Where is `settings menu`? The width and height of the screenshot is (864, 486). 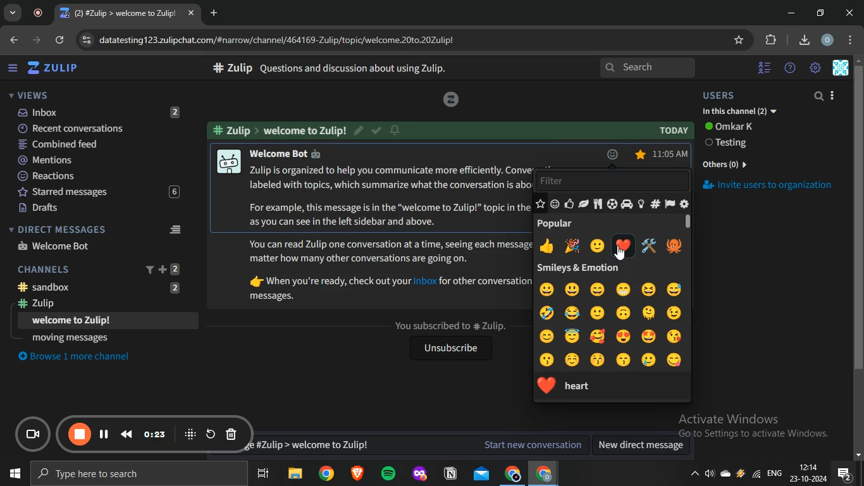 settings menu is located at coordinates (853, 40).